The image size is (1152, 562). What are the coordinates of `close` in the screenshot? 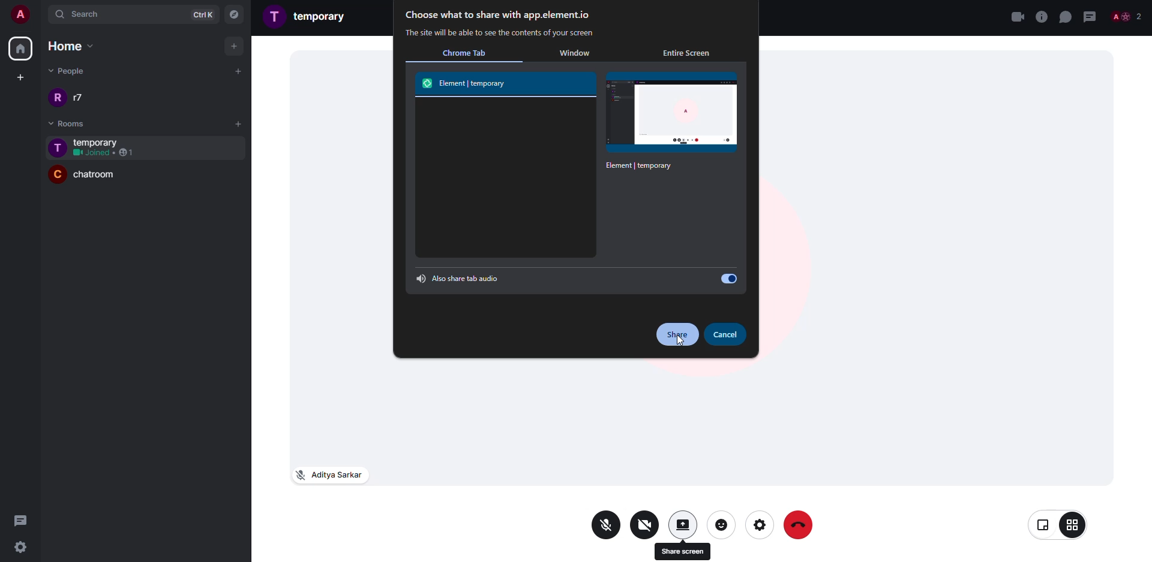 It's located at (1017, 16).